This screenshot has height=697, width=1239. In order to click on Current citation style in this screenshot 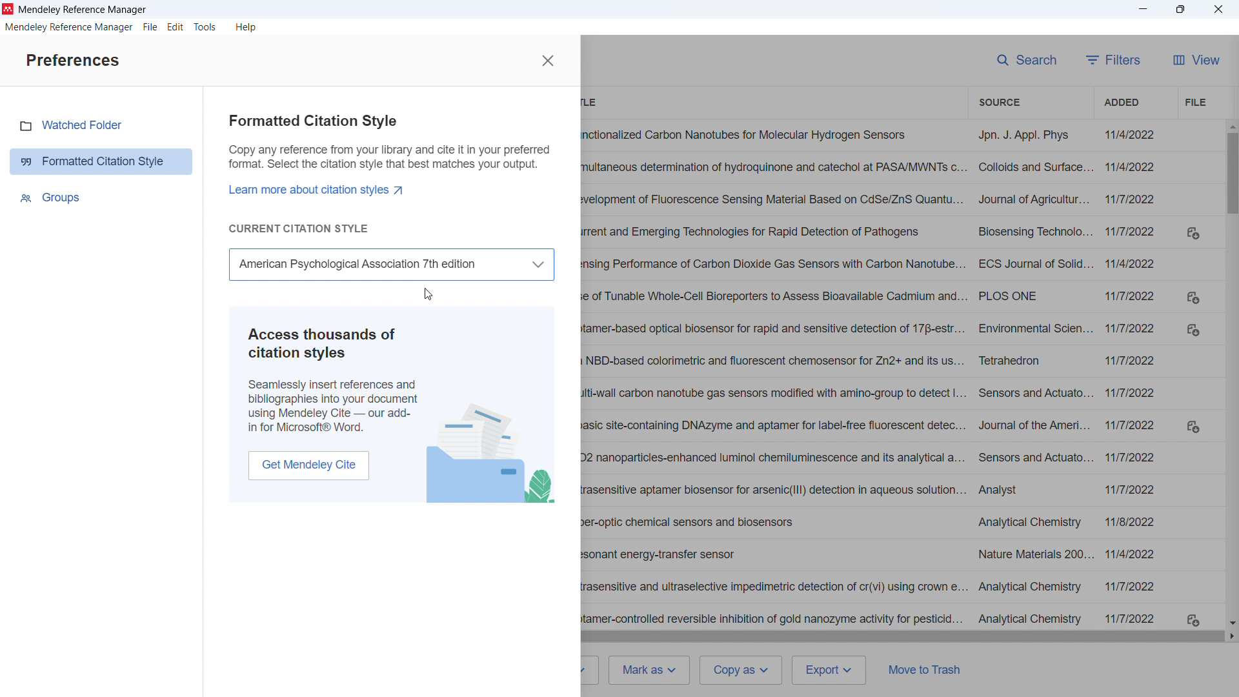, I will do `click(298, 228)`.